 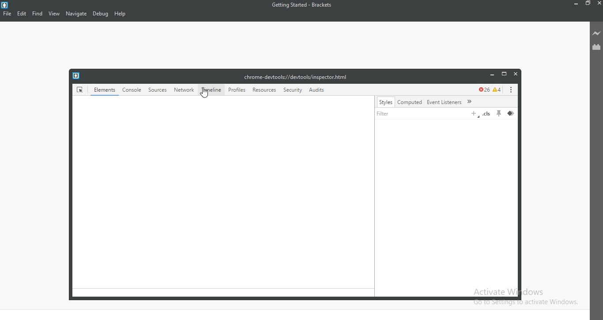 What do you see at coordinates (515, 74) in the screenshot?
I see `close` at bounding box center [515, 74].